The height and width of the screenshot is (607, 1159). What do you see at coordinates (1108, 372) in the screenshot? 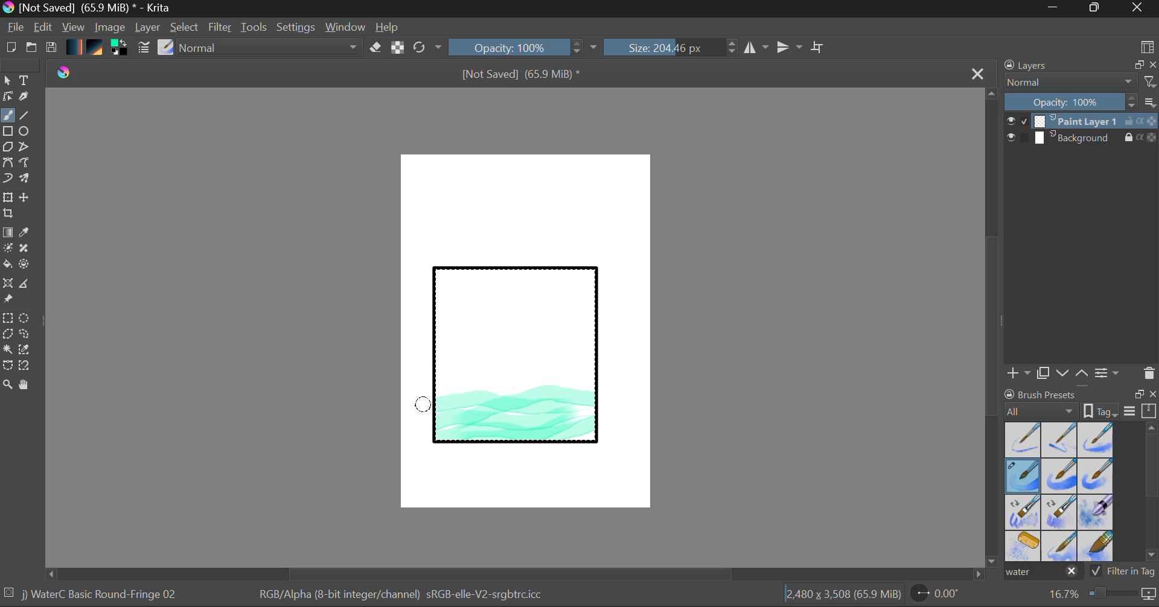
I see `Layer Settings` at bounding box center [1108, 372].